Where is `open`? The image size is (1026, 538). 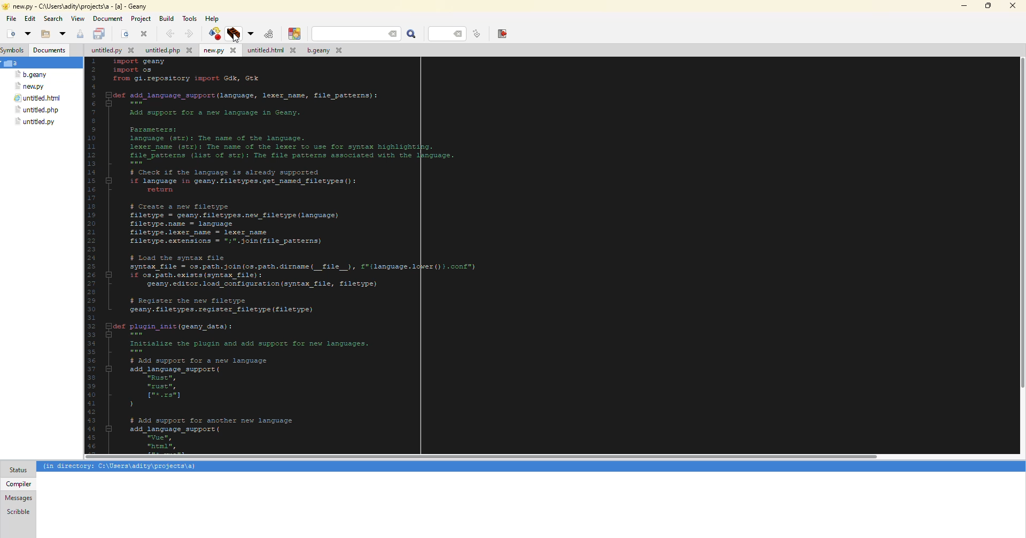 open is located at coordinates (43, 35).